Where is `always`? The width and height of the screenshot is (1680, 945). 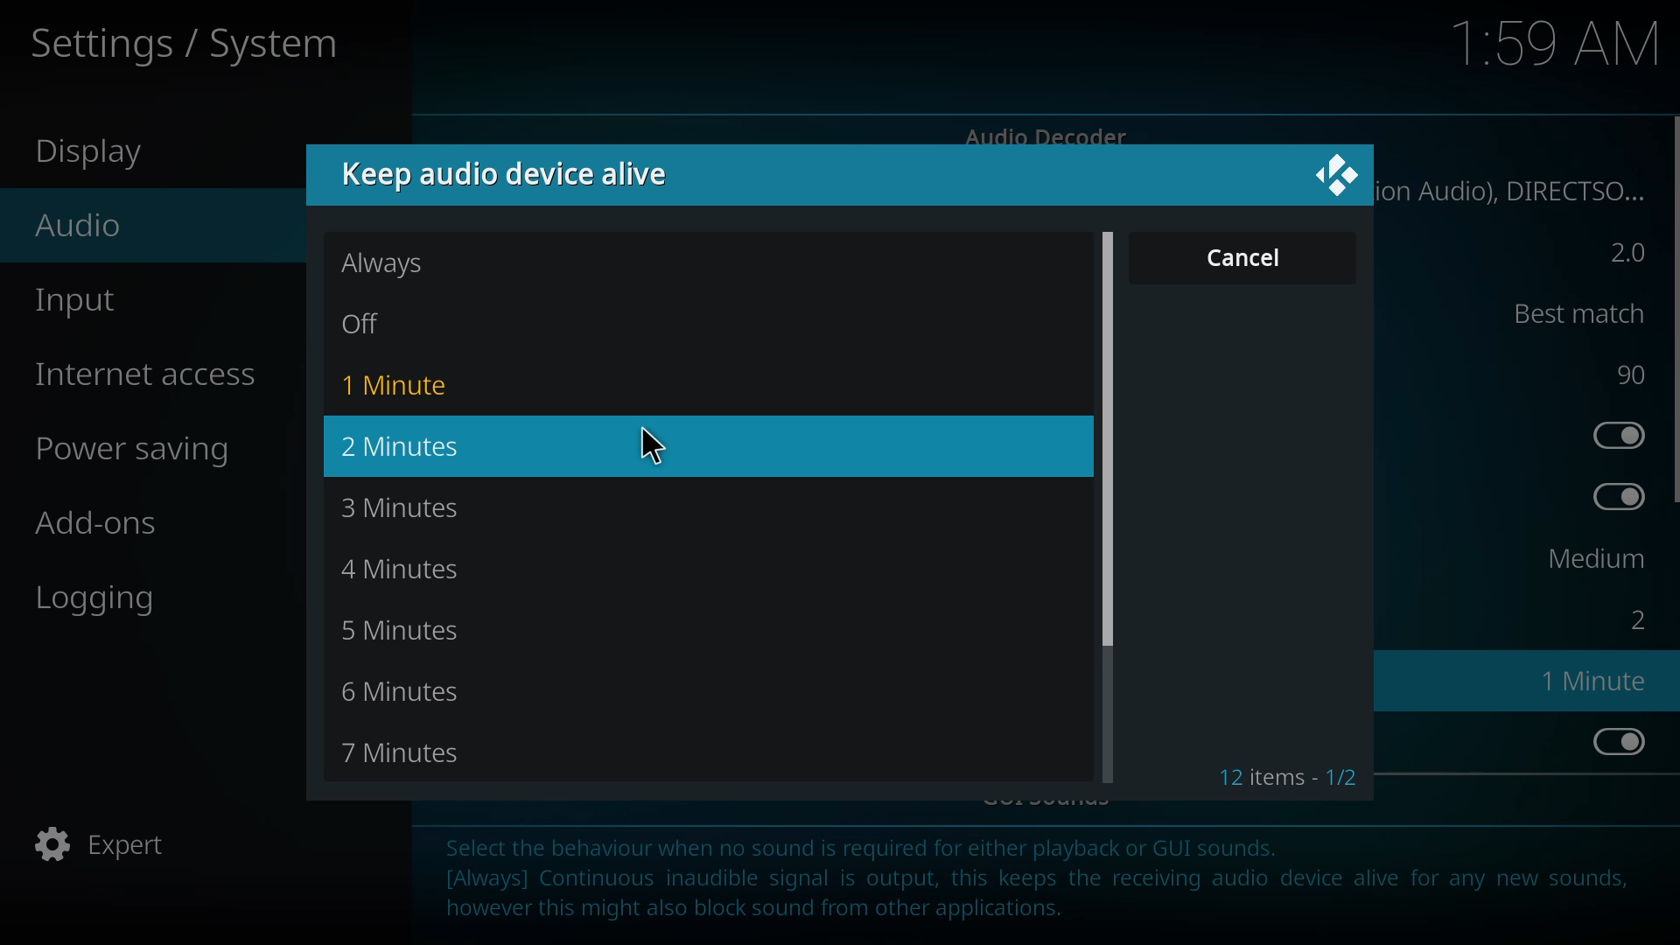
always is located at coordinates (387, 263).